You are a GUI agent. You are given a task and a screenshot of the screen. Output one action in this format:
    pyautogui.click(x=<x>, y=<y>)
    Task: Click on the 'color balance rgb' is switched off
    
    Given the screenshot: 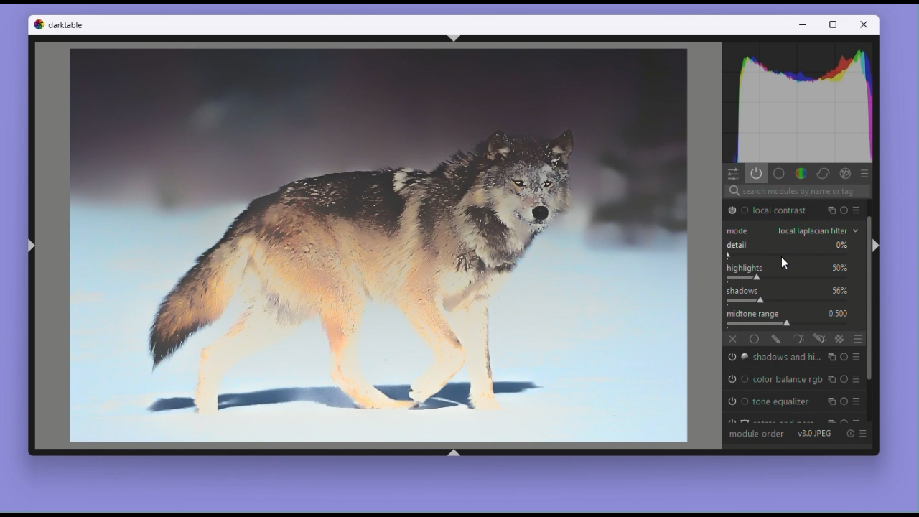 What is the action you would take?
    pyautogui.click(x=737, y=379)
    